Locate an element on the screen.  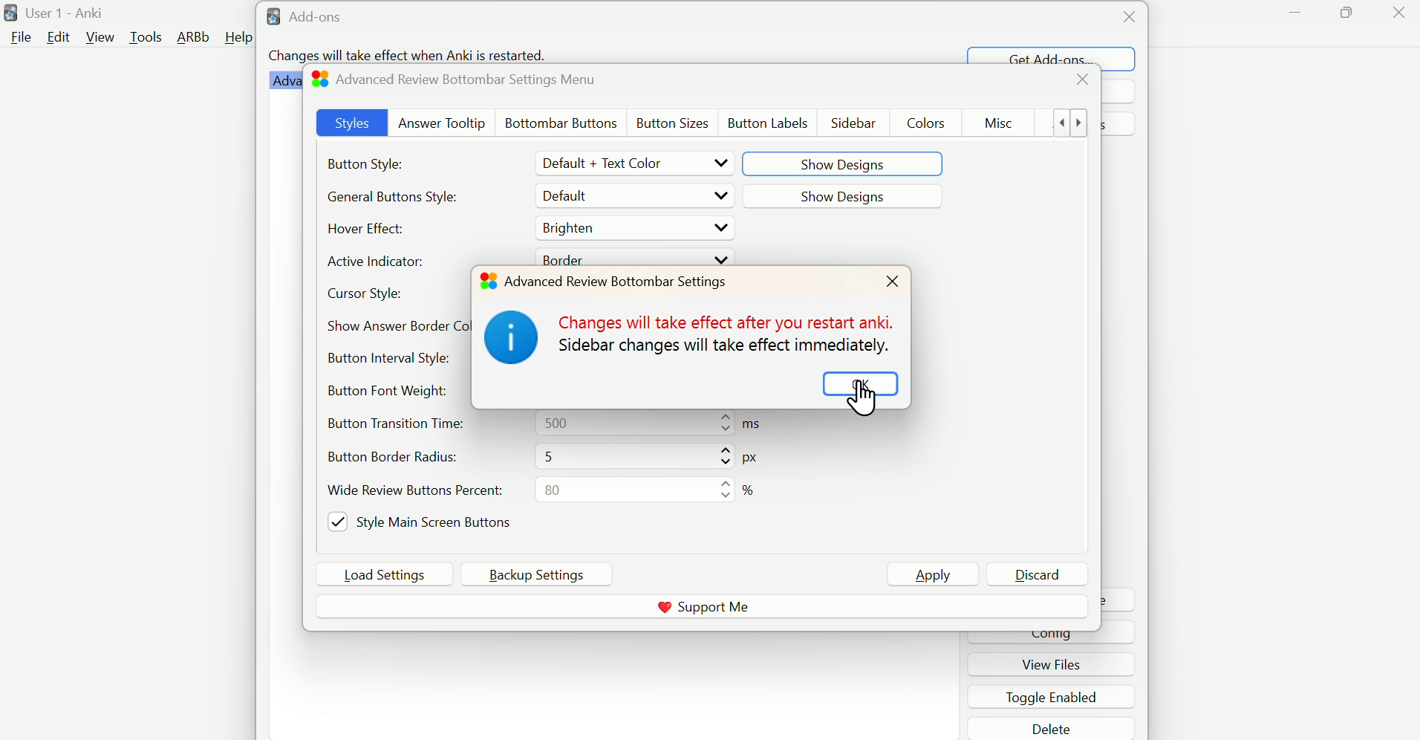
Close is located at coordinates (1137, 18).